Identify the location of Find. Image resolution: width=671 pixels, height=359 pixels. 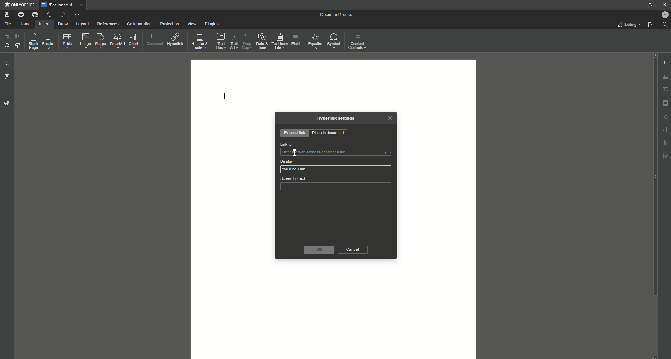
(7, 63).